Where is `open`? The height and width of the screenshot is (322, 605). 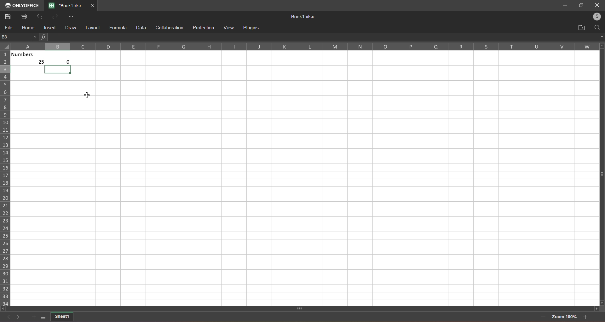 open is located at coordinates (581, 27).